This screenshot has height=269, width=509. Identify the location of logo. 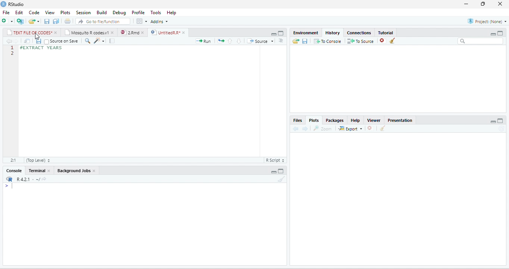
(4, 4).